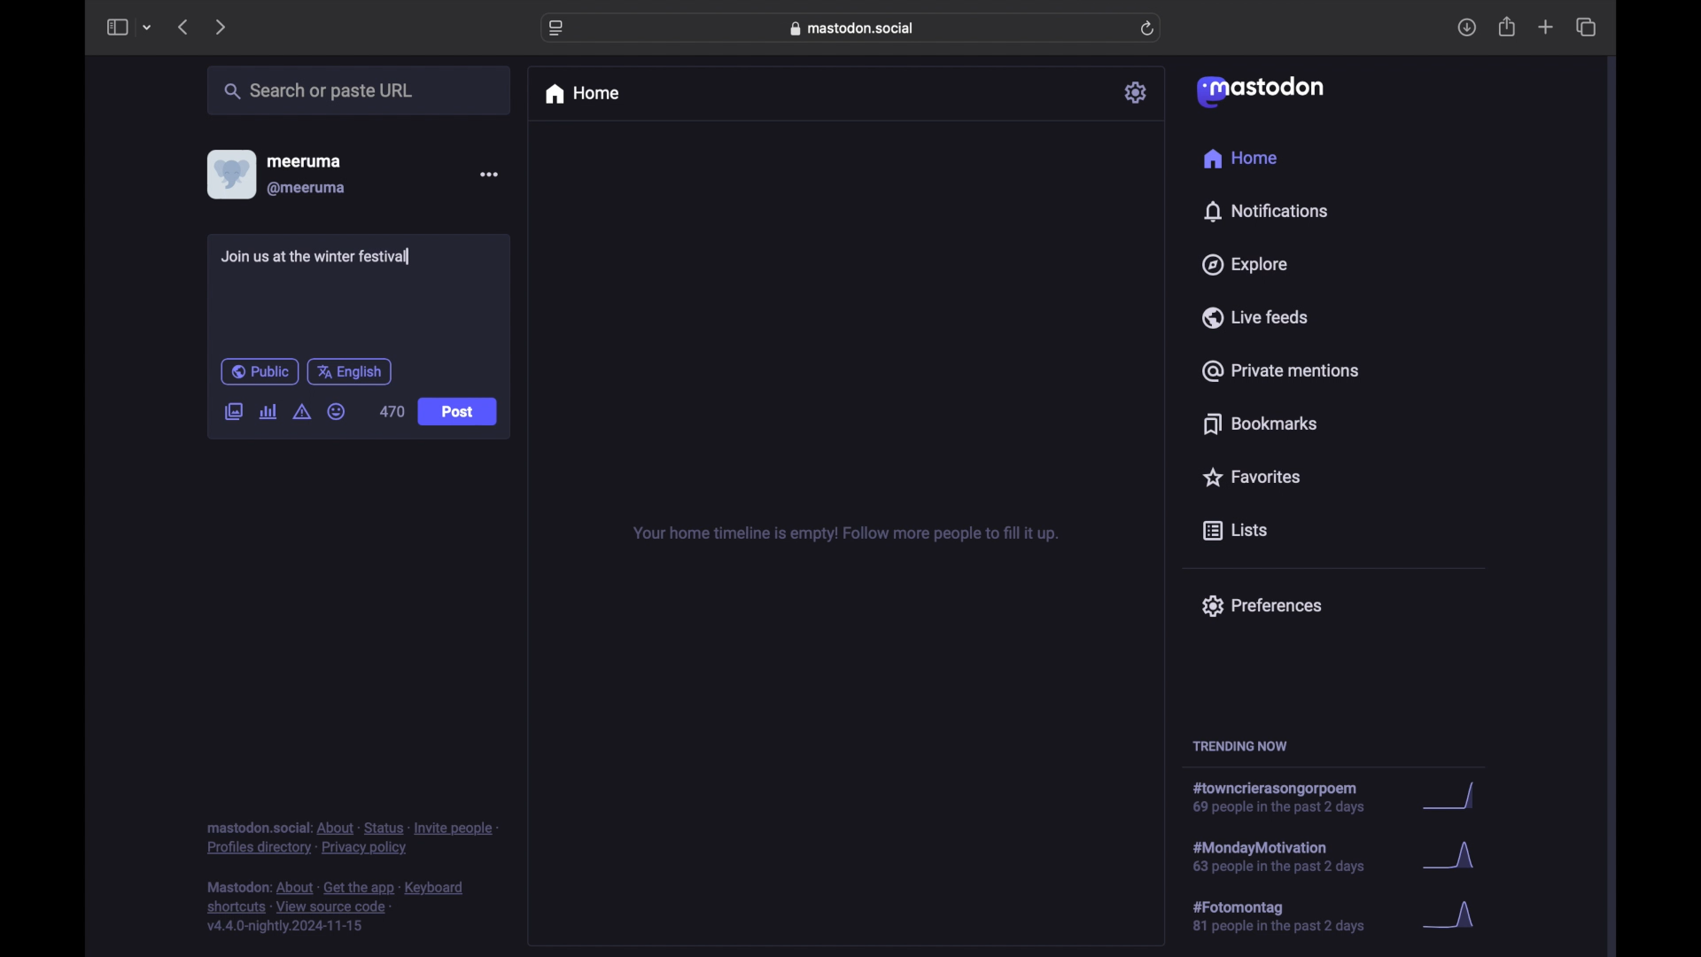 The image size is (1701, 957). I want to click on add  poll, so click(268, 411).